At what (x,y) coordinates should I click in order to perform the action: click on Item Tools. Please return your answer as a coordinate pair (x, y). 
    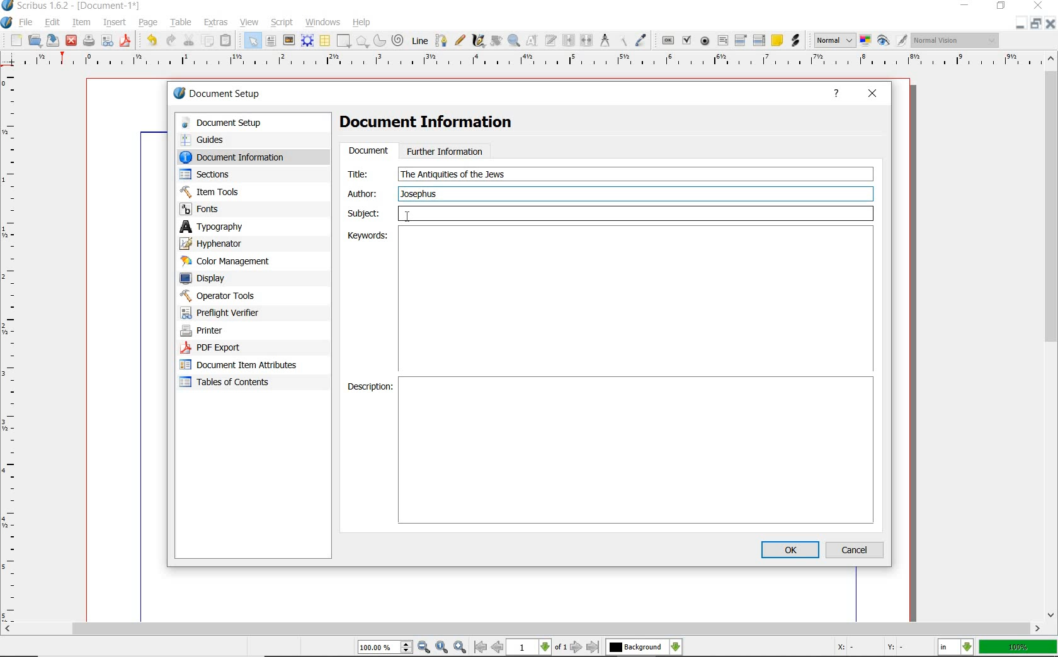
    Looking at the image, I should click on (239, 191).